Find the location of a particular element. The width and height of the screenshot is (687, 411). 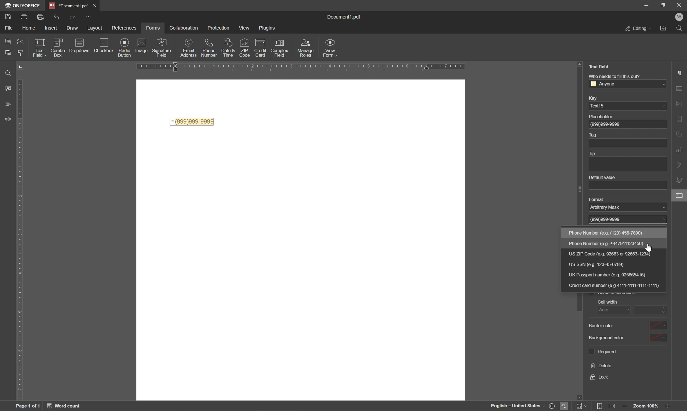

forms is located at coordinates (154, 28).